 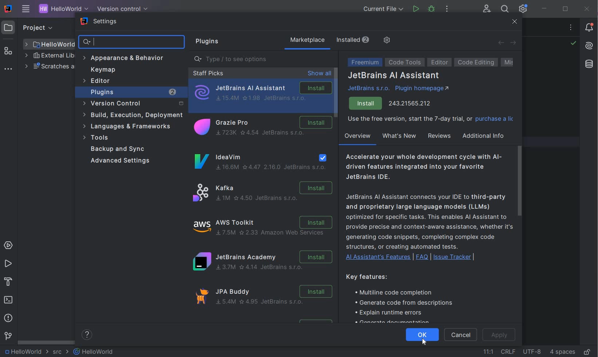 I want to click on SCRATCHES AND CONSOLES, so click(x=49, y=67).